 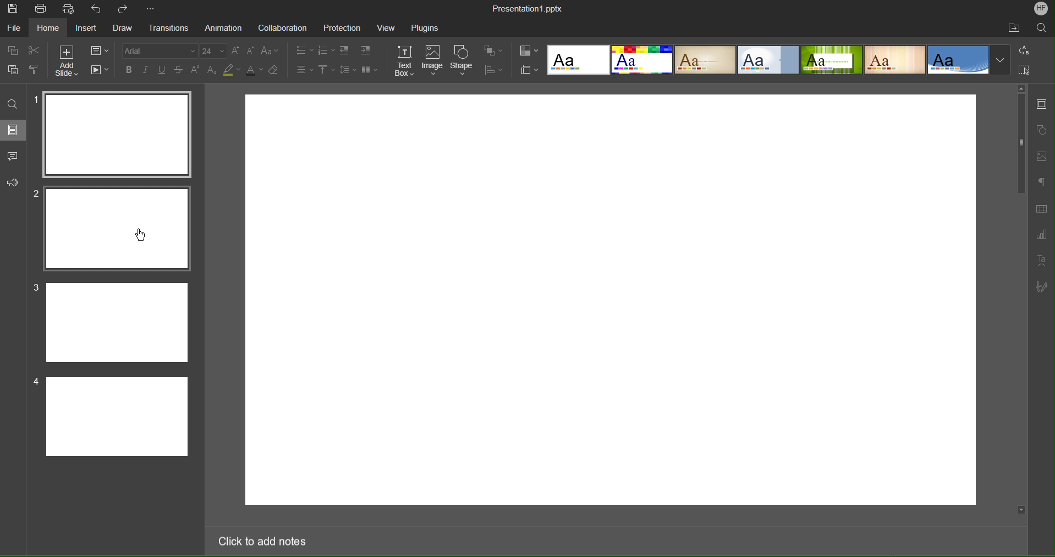 I want to click on File , so click(x=15, y=28).